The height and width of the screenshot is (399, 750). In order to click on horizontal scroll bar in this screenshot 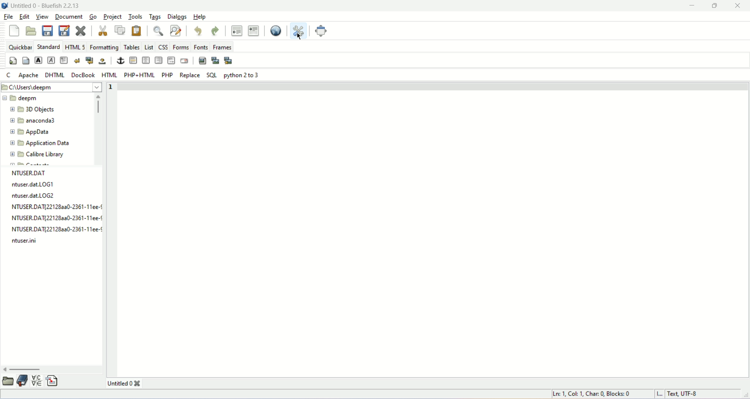, I will do `click(25, 370)`.